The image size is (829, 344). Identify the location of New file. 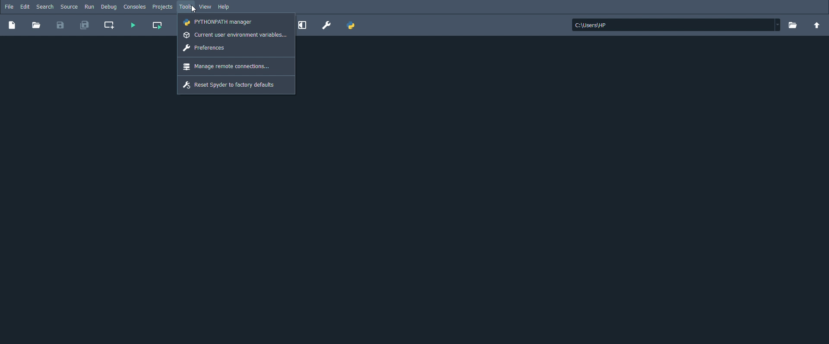
(13, 25).